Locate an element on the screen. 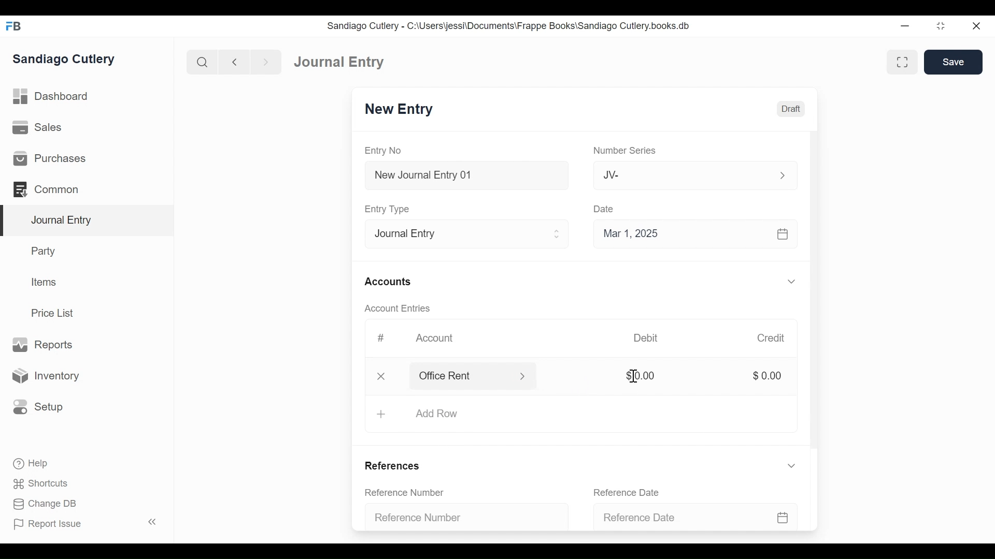 This screenshot has width=995, height=559. $0.00 is located at coordinates (641, 375).